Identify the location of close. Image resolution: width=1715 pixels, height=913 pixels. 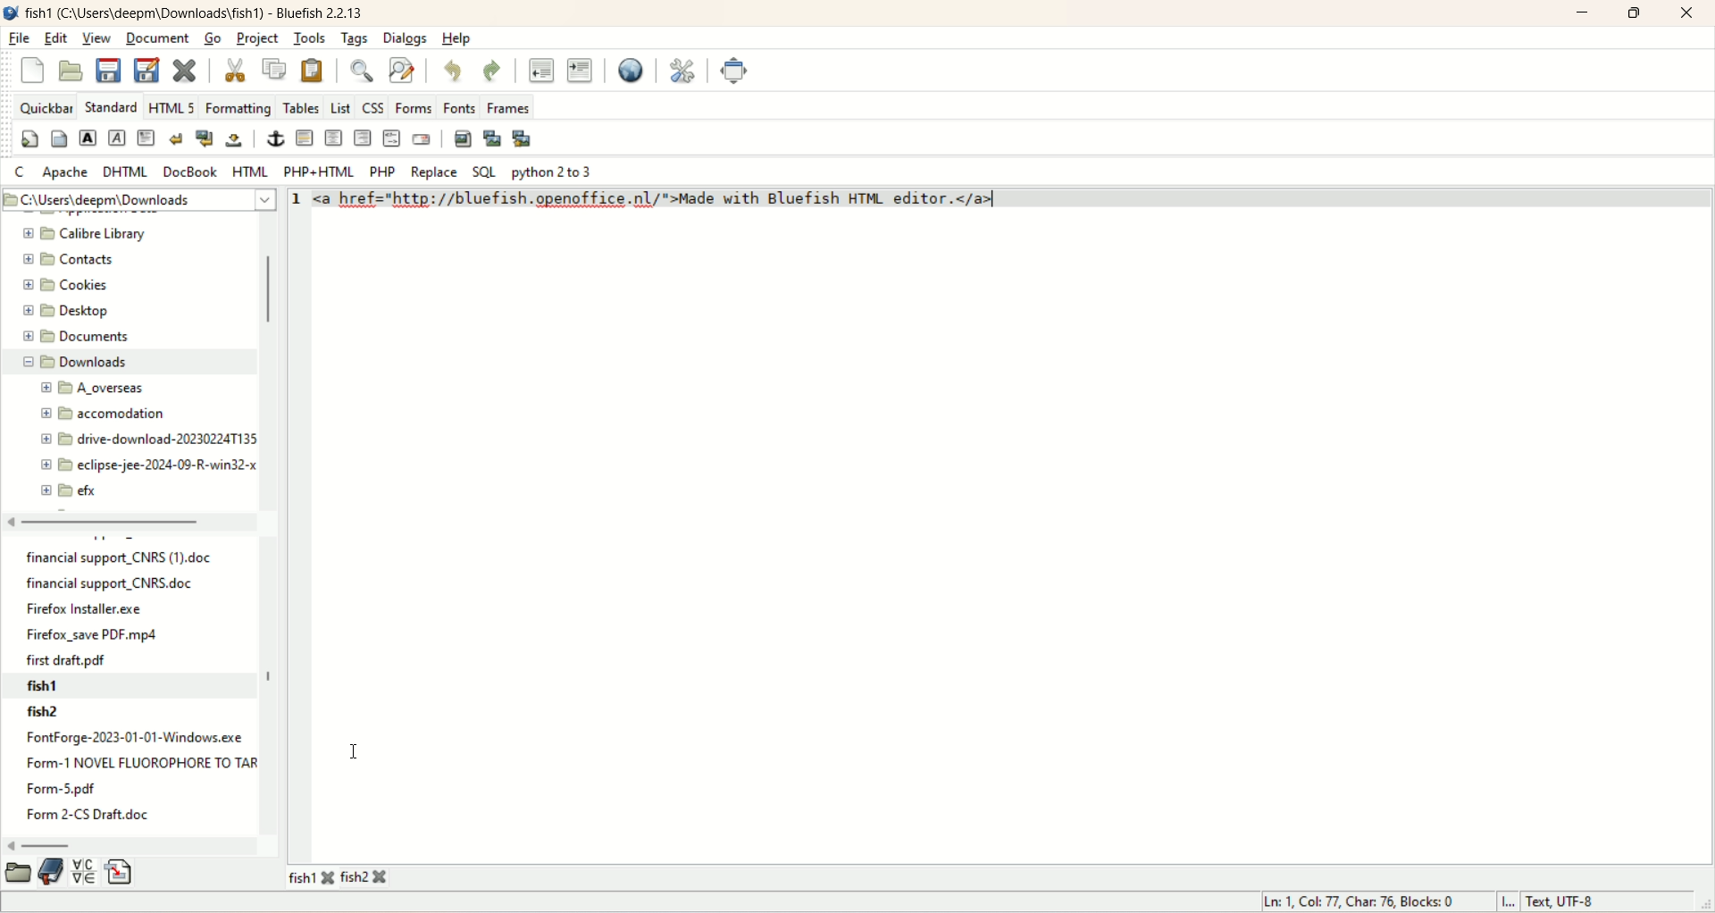
(1686, 13).